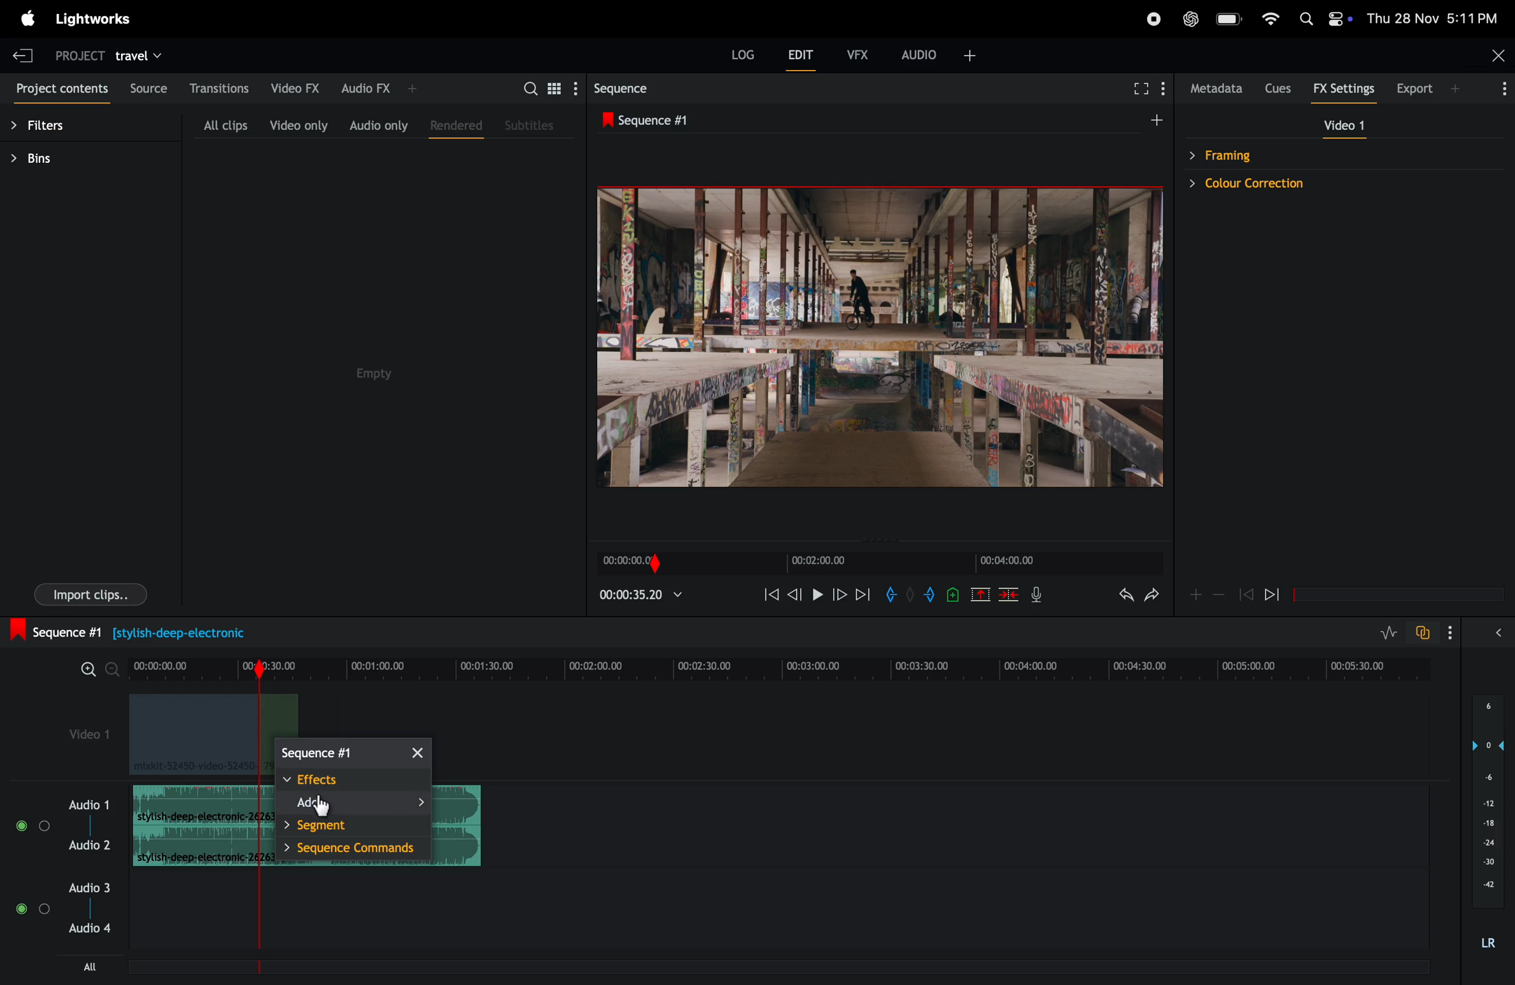 The height and width of the screenshot is (985, 1515). What do you see at coordinates (1138, 87) in the screenshot?
I see `full screen` at bounding box center [1138, 87].